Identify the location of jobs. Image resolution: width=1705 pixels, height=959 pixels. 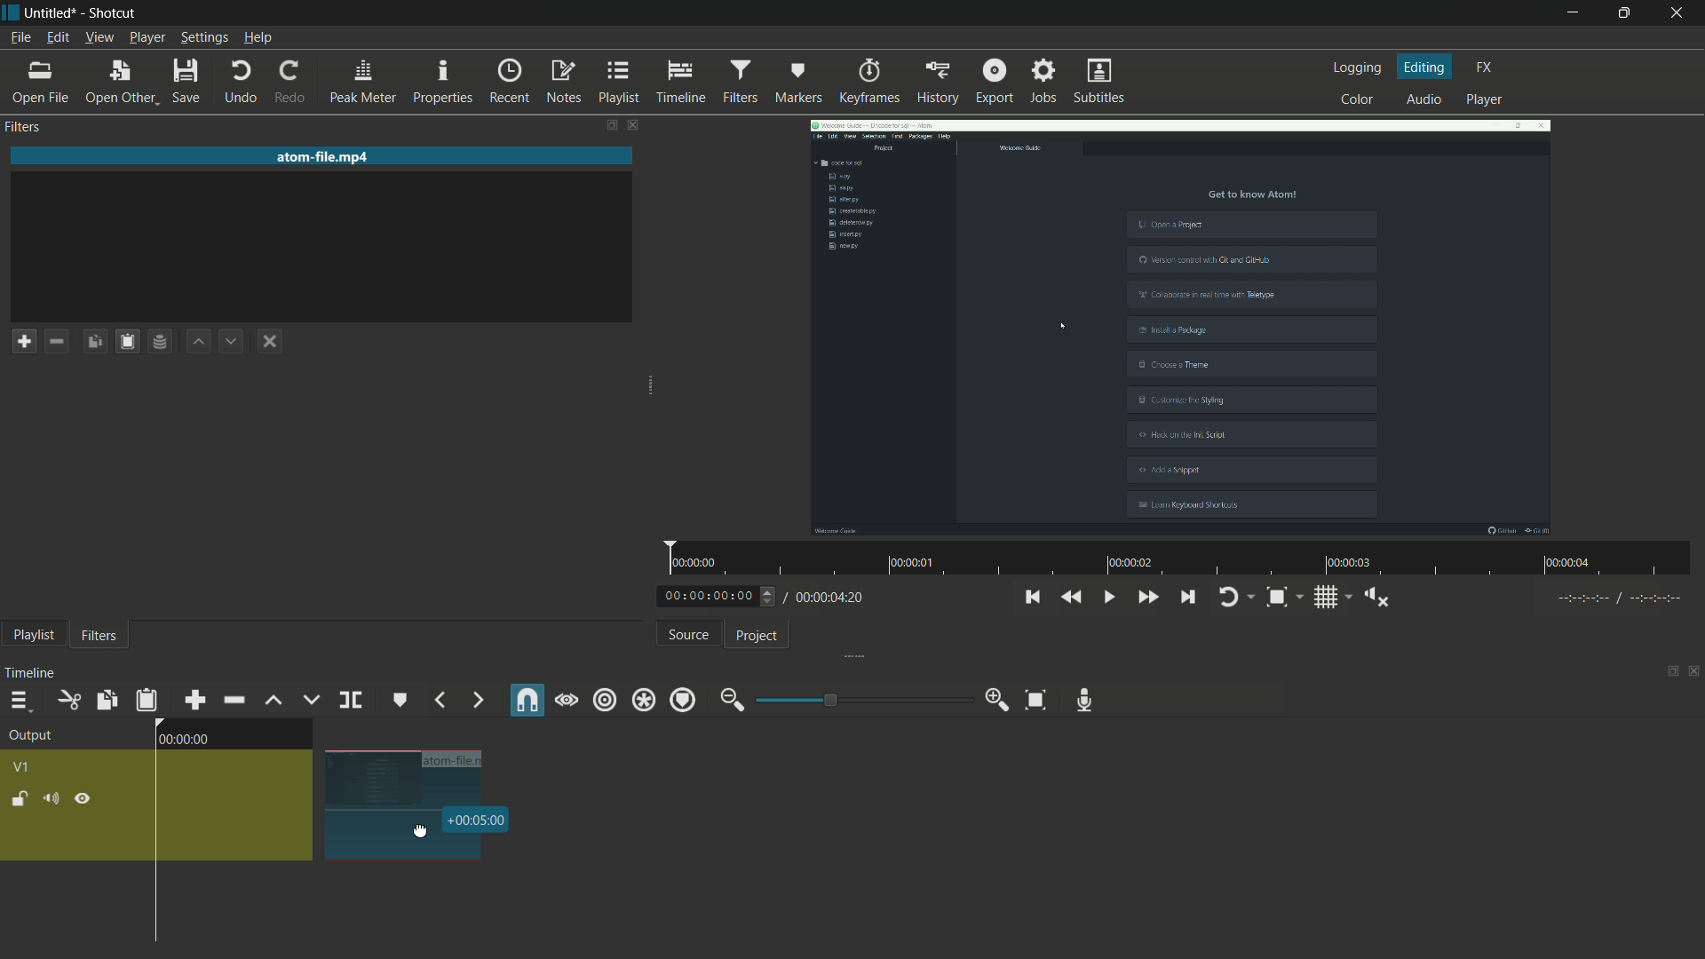
(1043, 83).